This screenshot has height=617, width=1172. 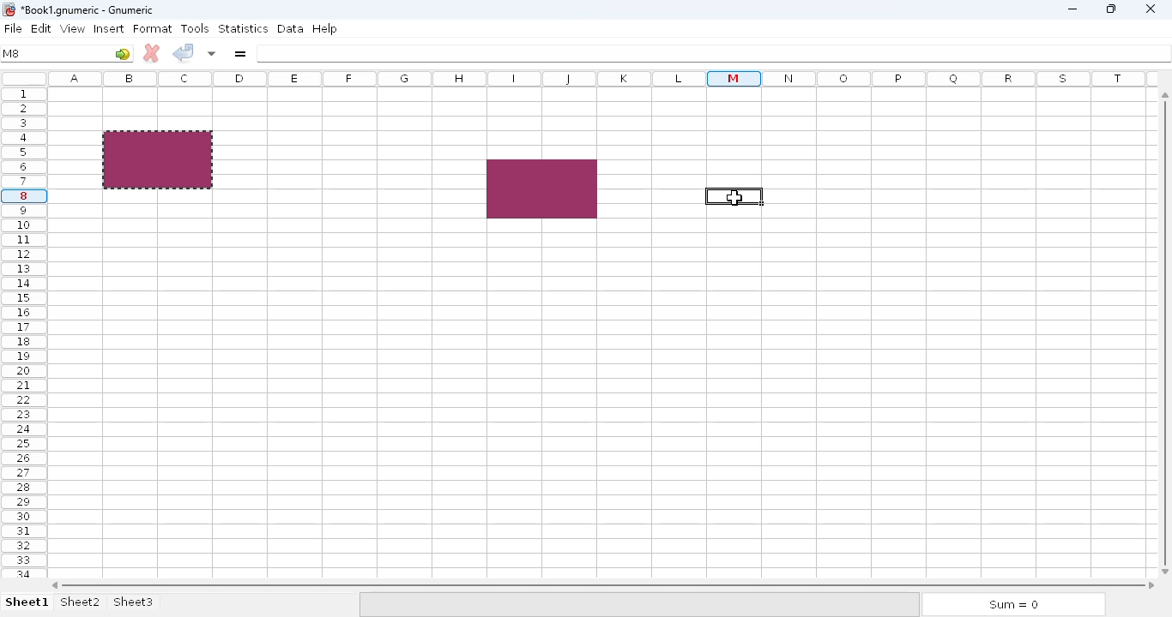 What do you see at coordinates (124, 54) in the screenshot?
I see `go to` at bounding box center [124, 54].